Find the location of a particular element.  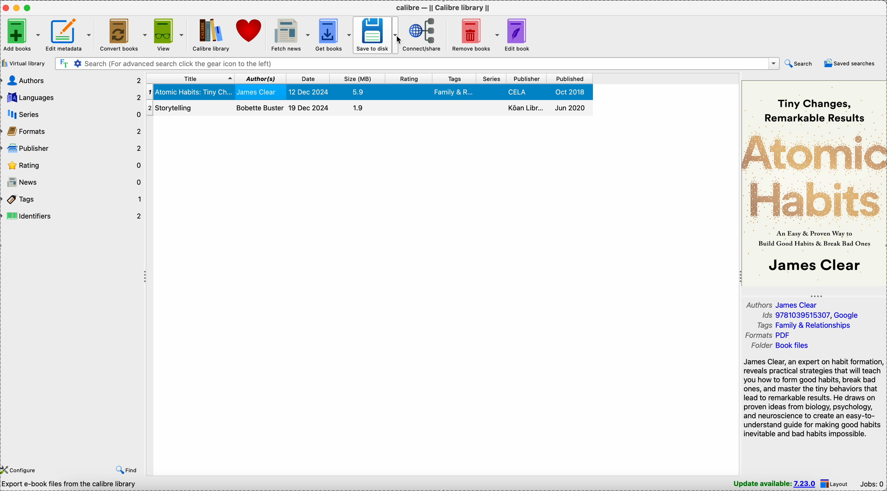

update available: 7.23.0 is located at coordinates (775, 484).